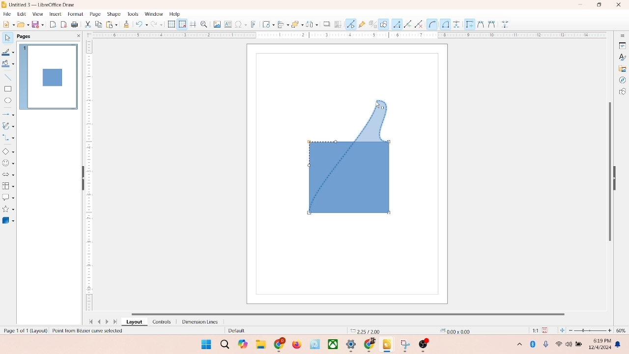 The image size is (629, 354). Describe the element at coordinates (9, 125) in the screenshot. I see `curves and polygons` at that location.